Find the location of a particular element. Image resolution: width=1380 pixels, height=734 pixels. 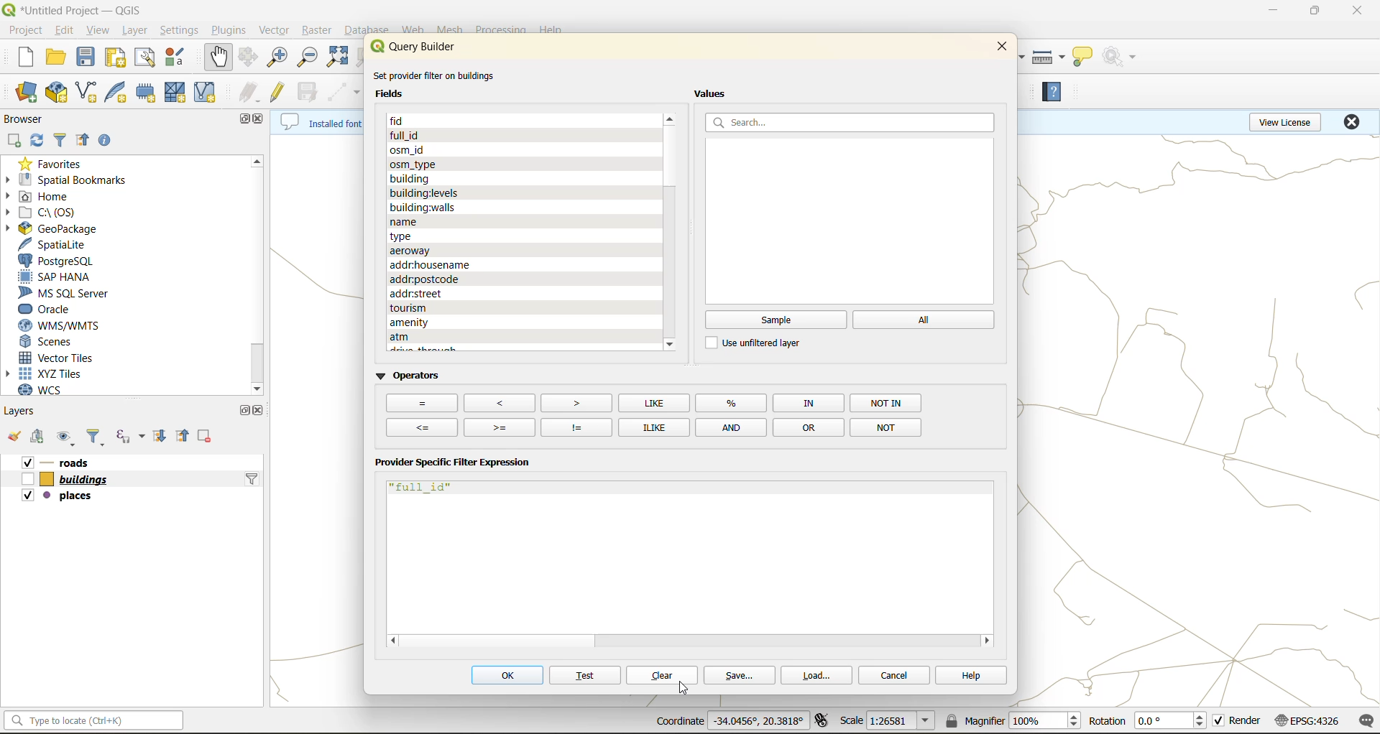

sample is located at coordinates (776, 320).